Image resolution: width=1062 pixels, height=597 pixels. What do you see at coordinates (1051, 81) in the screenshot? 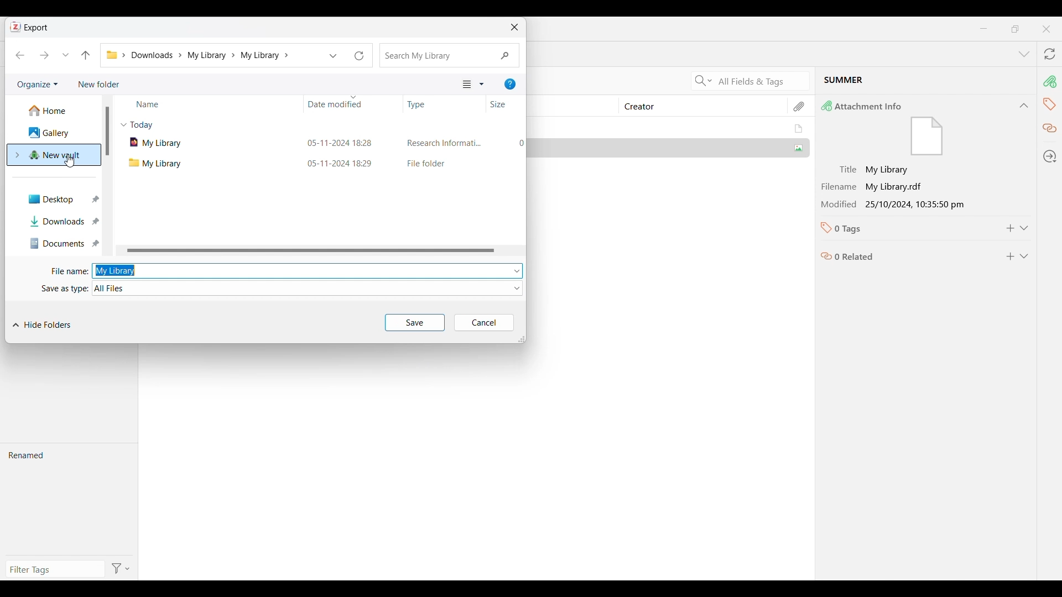
I see `Attachment info` at bounding box center [1051, 81].